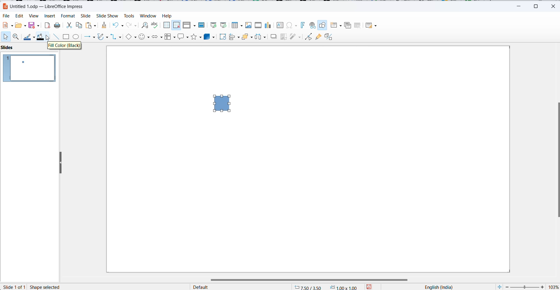  Describe the element at coordinates (7, 25) in the screenshot. I see `new file` at that location.